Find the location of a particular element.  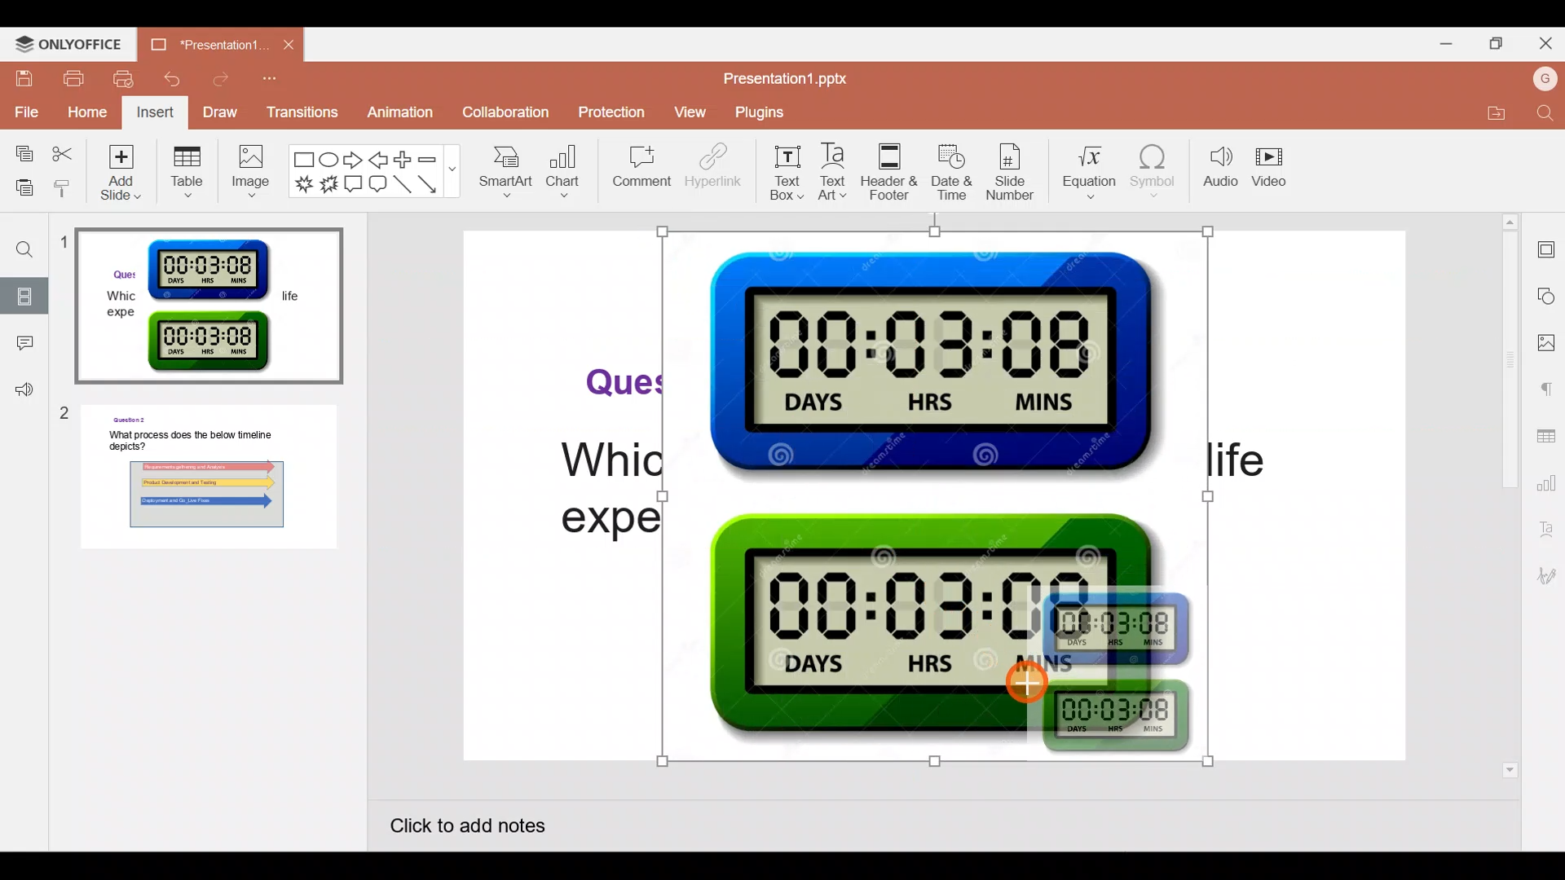

Animation is located at coordinates (392, 111).